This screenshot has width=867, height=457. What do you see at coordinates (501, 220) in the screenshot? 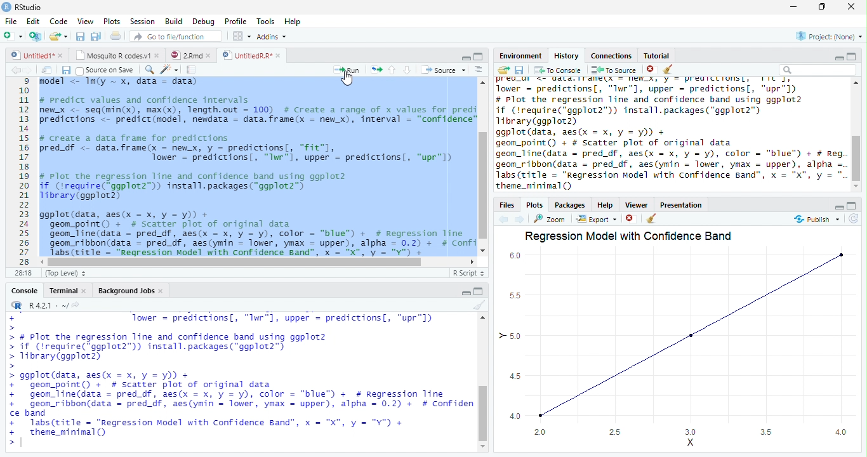
I see `Back` at bounding box center [501, 220].